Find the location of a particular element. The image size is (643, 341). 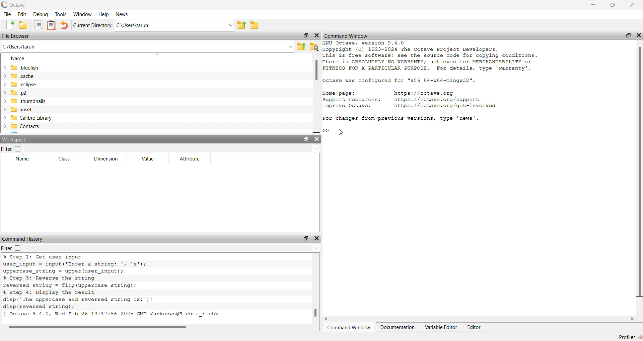

browse your files is located at coordinates (314, 46).